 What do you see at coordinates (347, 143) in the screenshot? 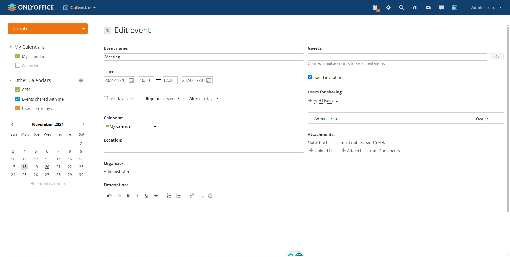
I see `note: the file size must not exceed 15 mb` at bounding box center [347, 143].